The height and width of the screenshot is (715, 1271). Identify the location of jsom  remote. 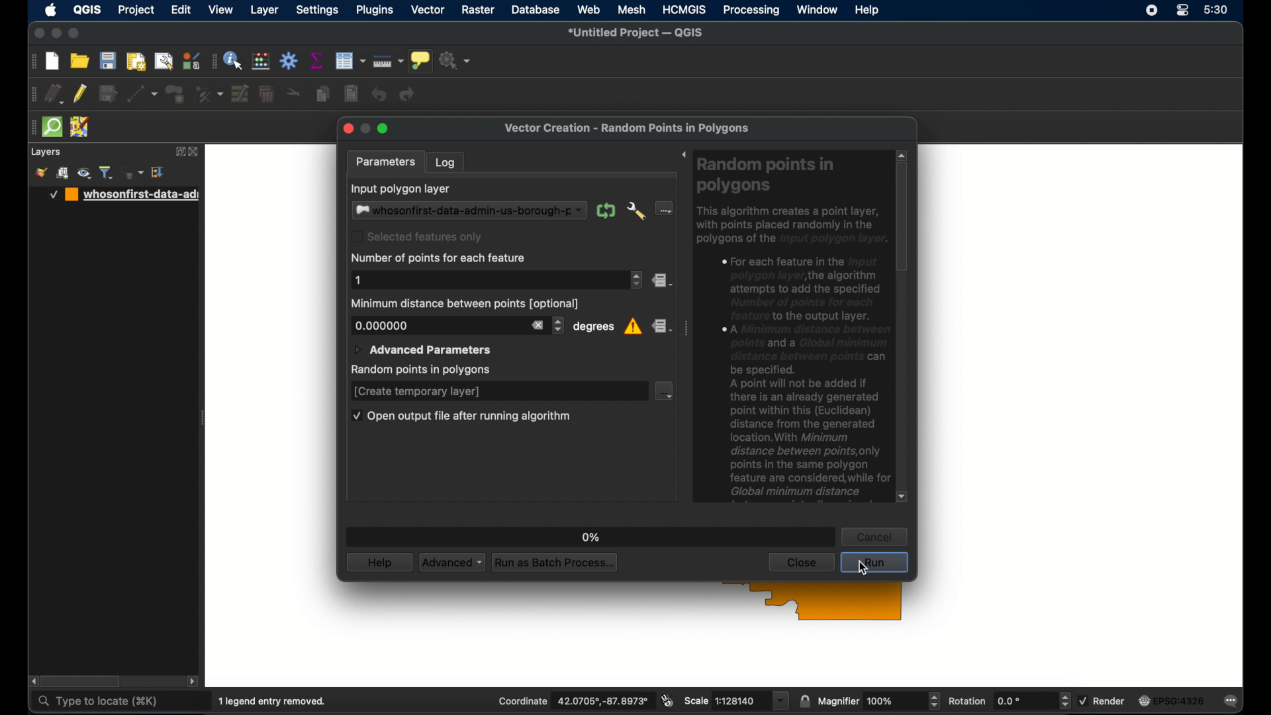
(80, 127).